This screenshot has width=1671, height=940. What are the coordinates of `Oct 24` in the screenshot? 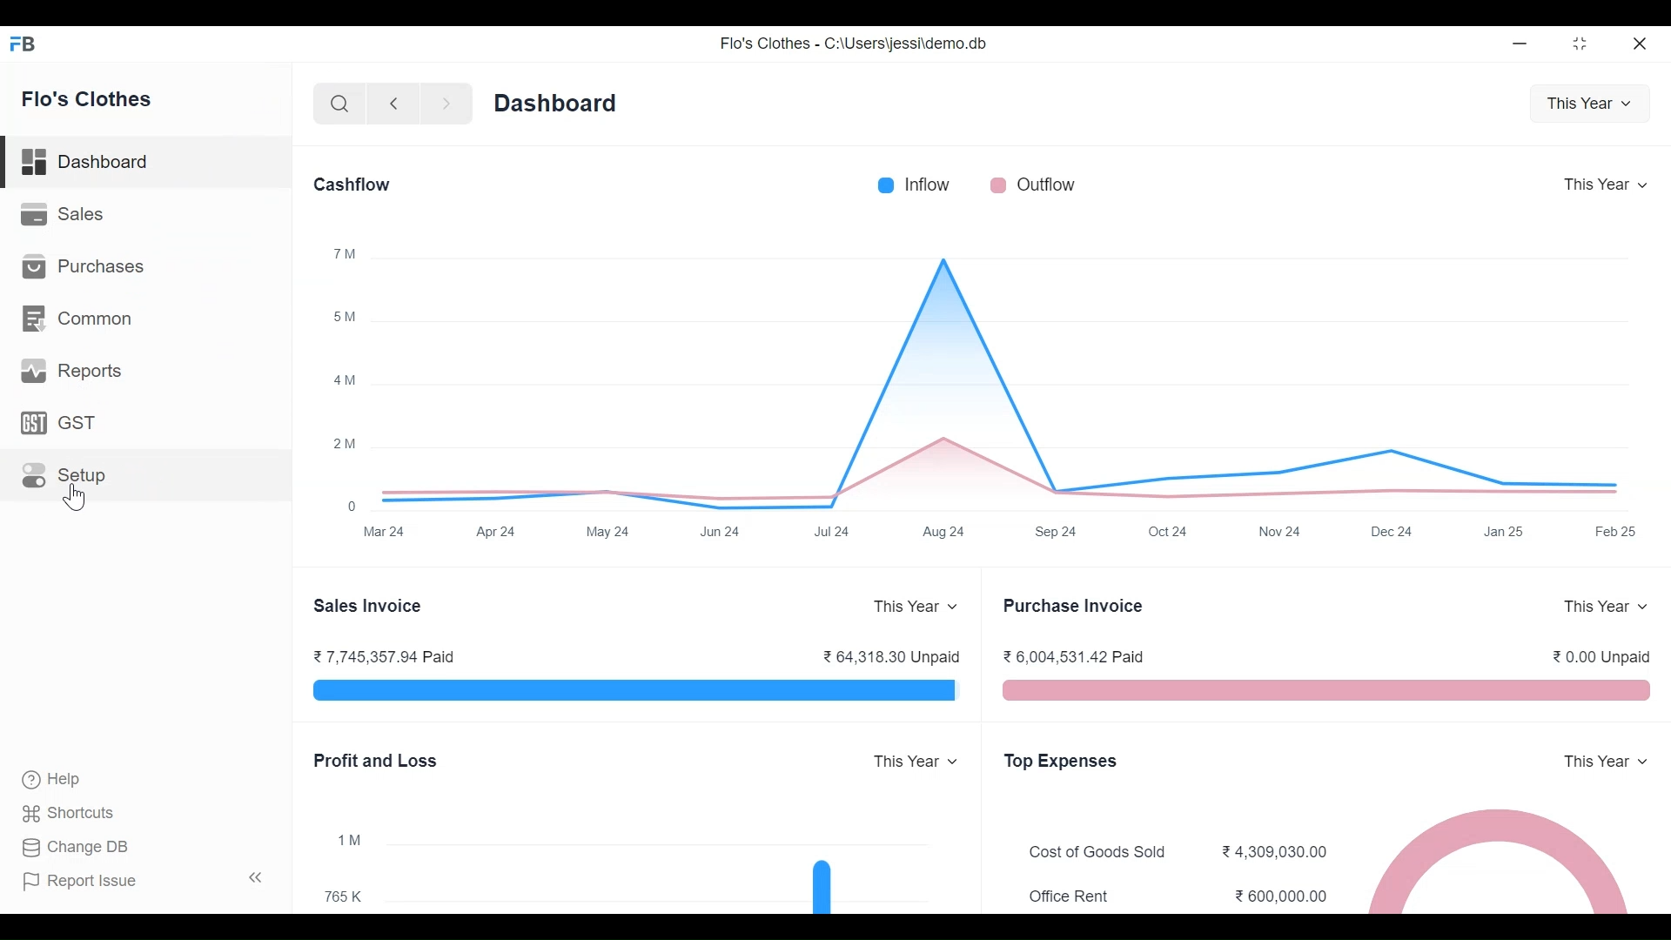 It's located at (1165, 532).